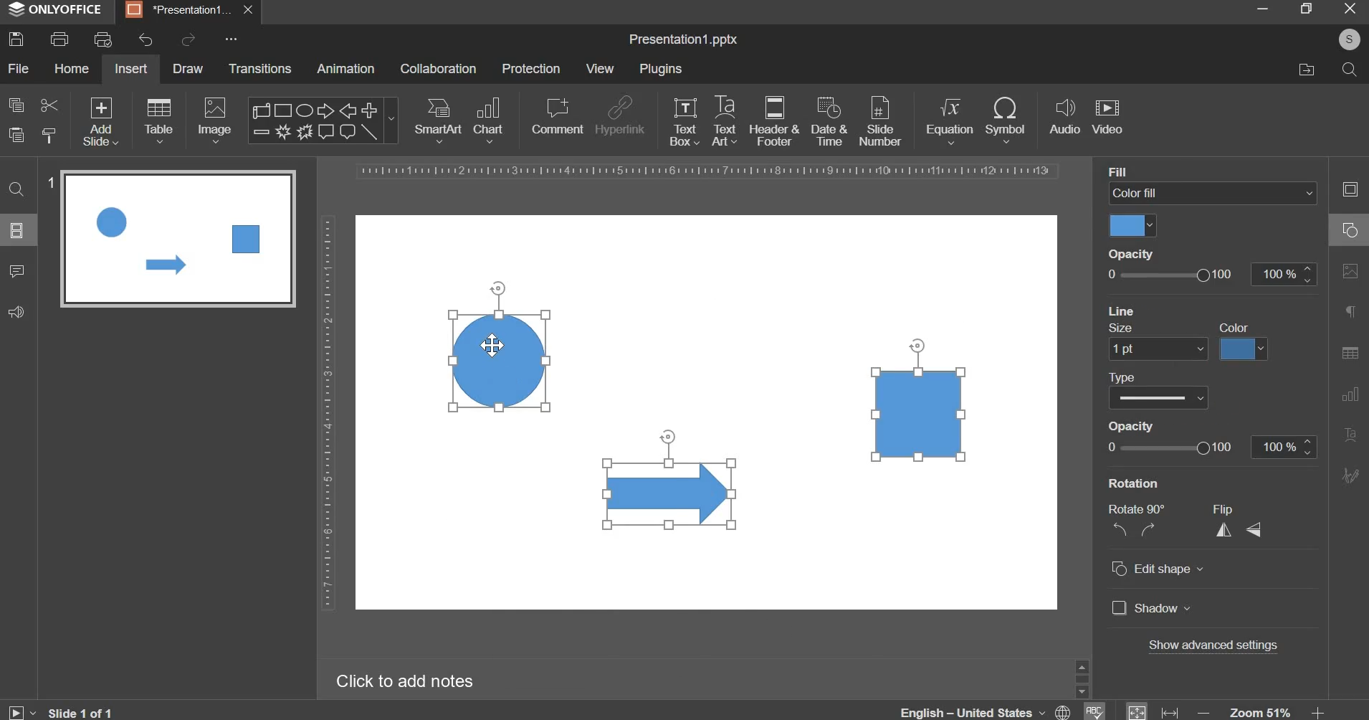 The height and width of the screenshot is (720, 1369). I want to click on search, so click(1348, 68).